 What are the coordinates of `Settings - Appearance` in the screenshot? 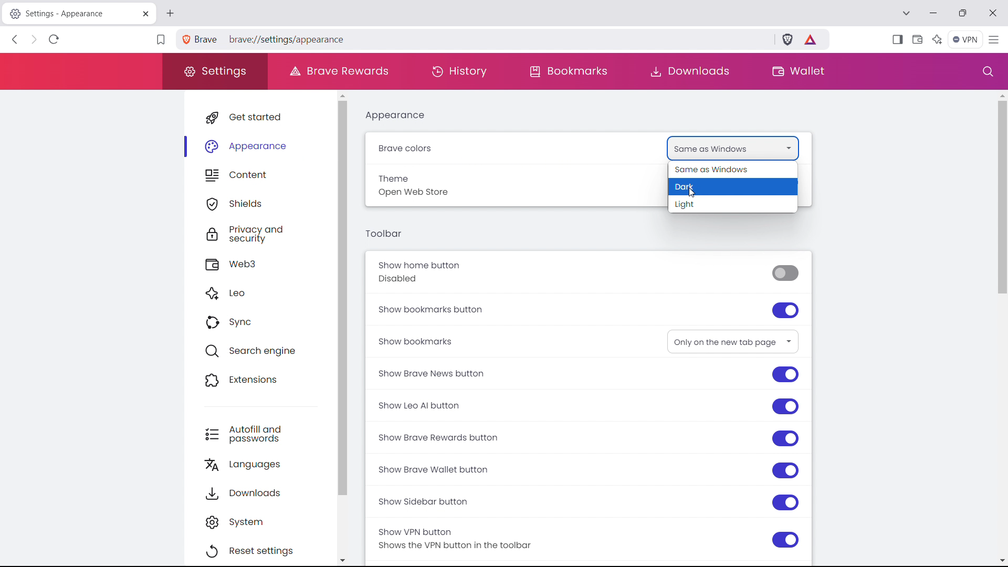 It's located at (70, 14).